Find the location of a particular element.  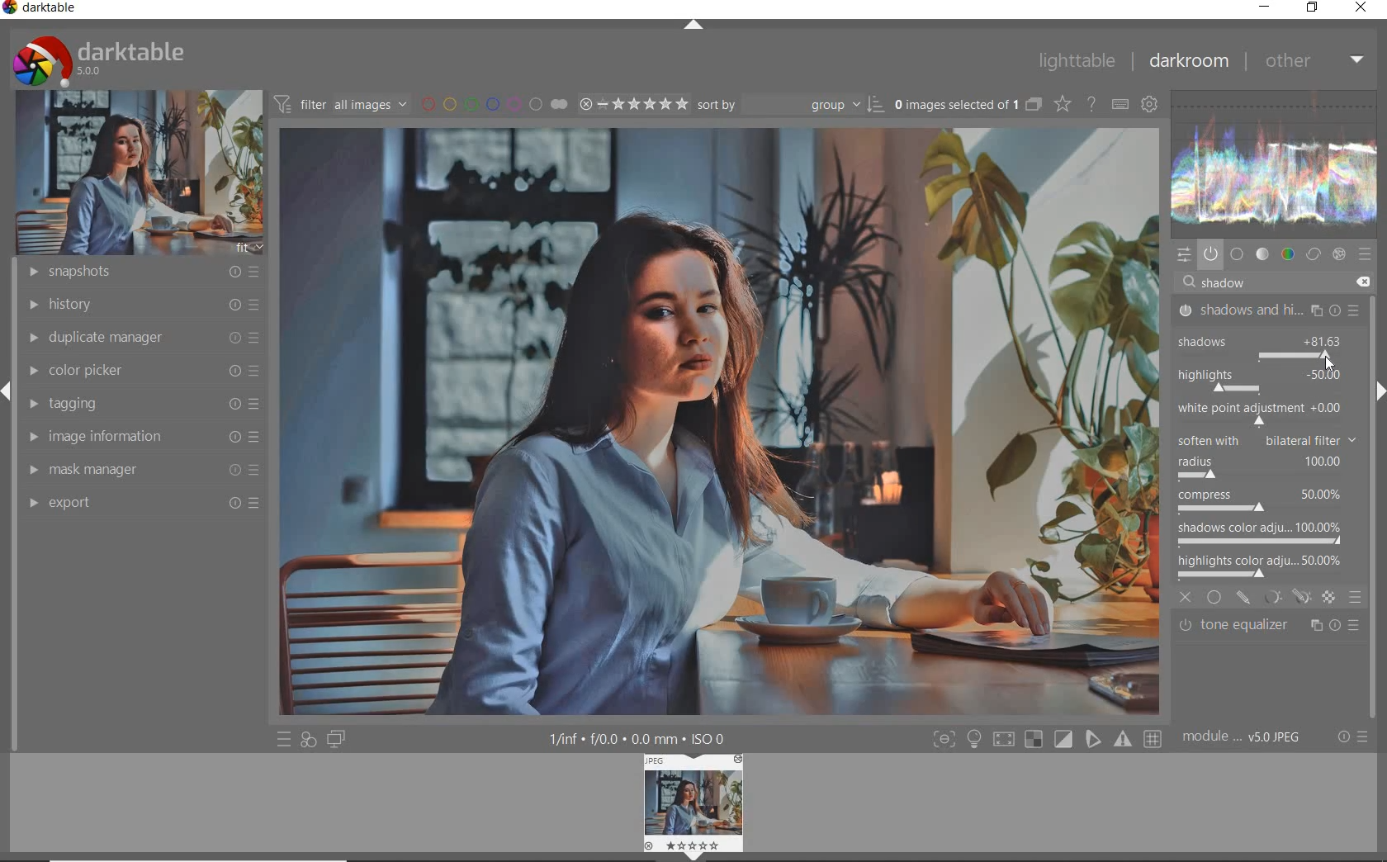

expand/collapse is located at coordinates (693, 26).